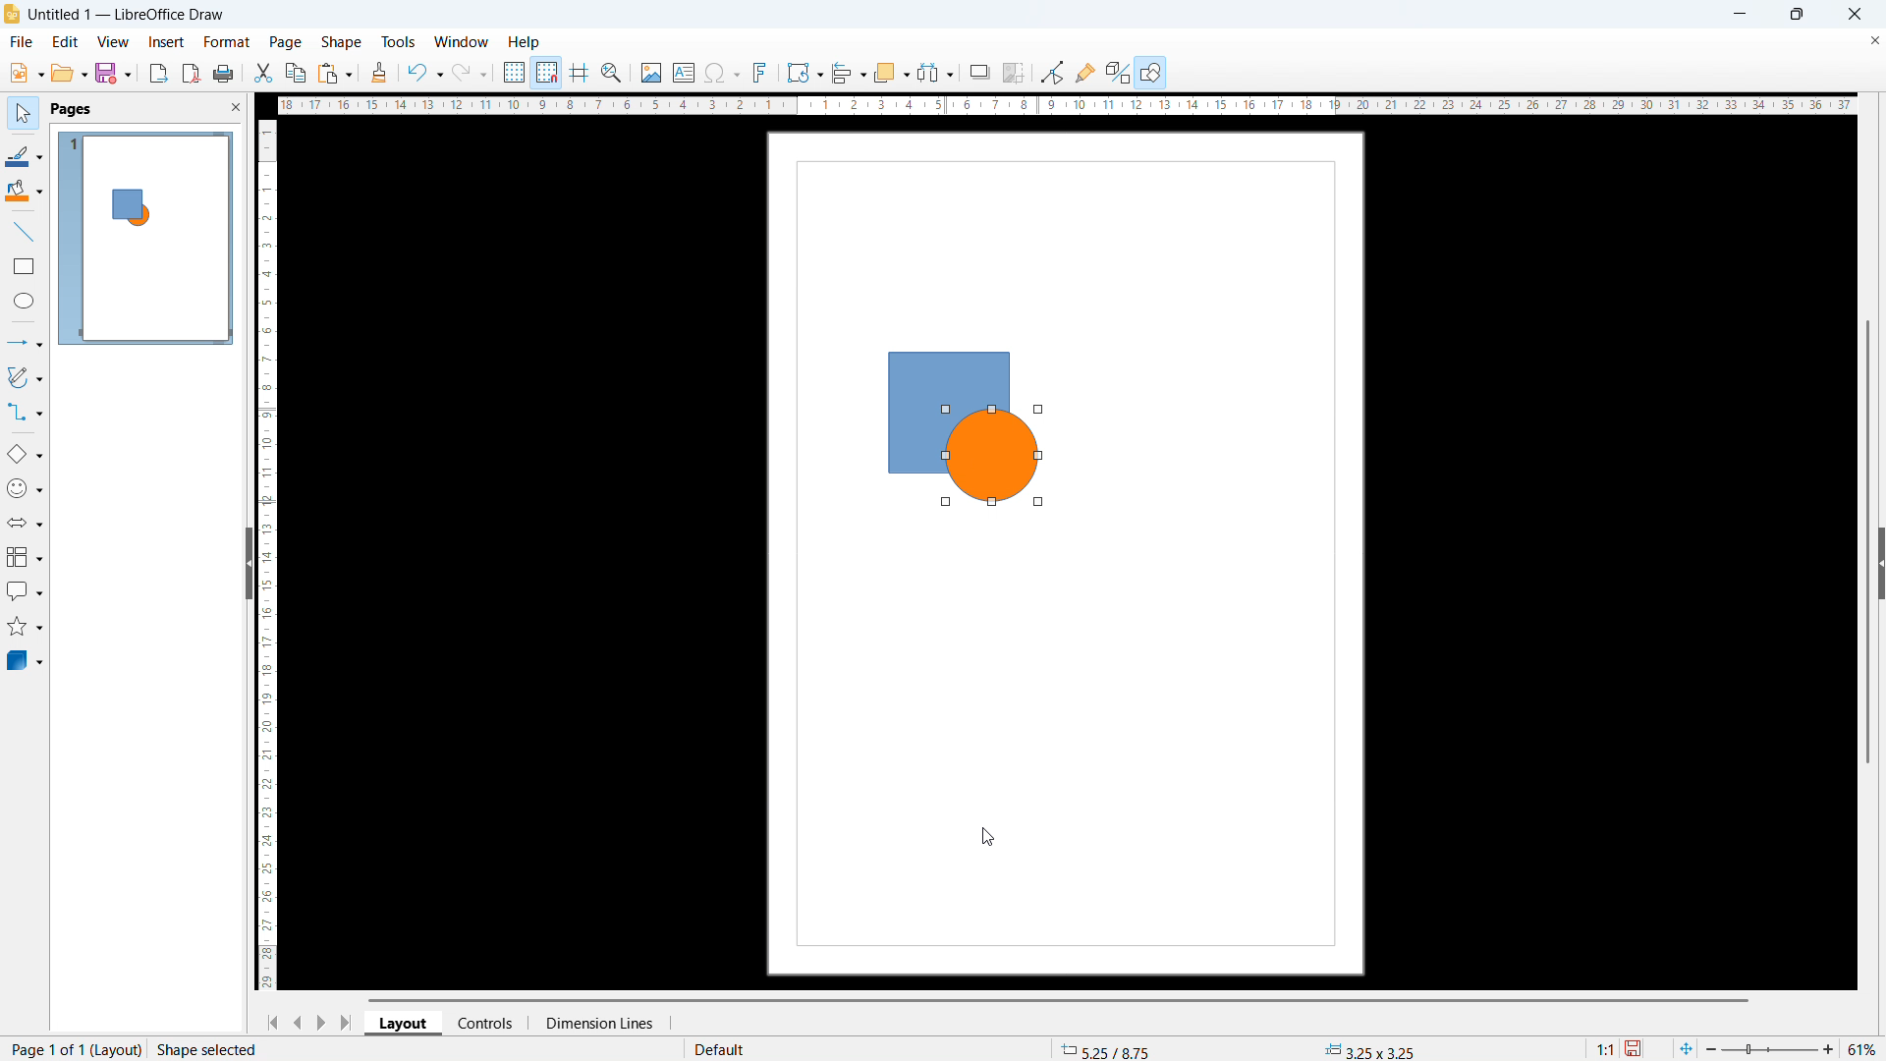 This screenshot has height=1061, width=1886. What do you see at coordinates (1863, 1046) in the screenshot?
I see `zoom level` at bounding box center [1863, 1046].